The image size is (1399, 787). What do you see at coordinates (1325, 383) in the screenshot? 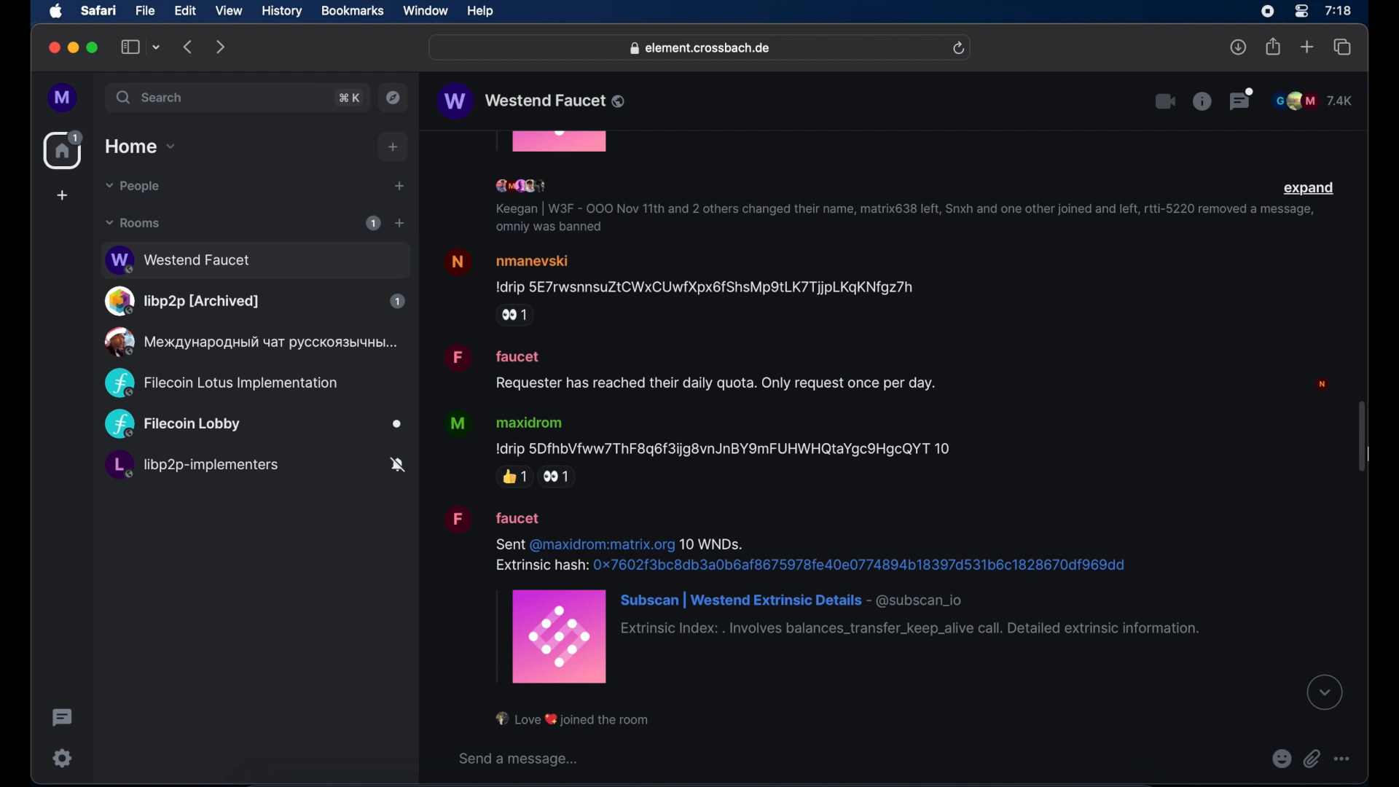
I see `profile picture` at bounding box center [1325, 383].